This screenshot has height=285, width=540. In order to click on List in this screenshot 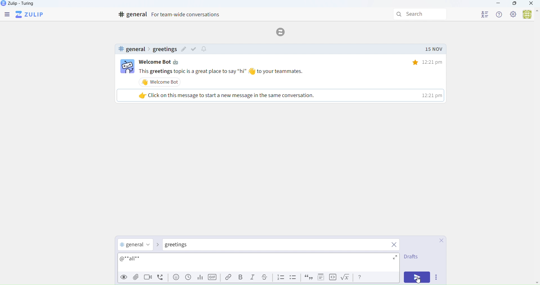, I will do `click(281, 277)`.